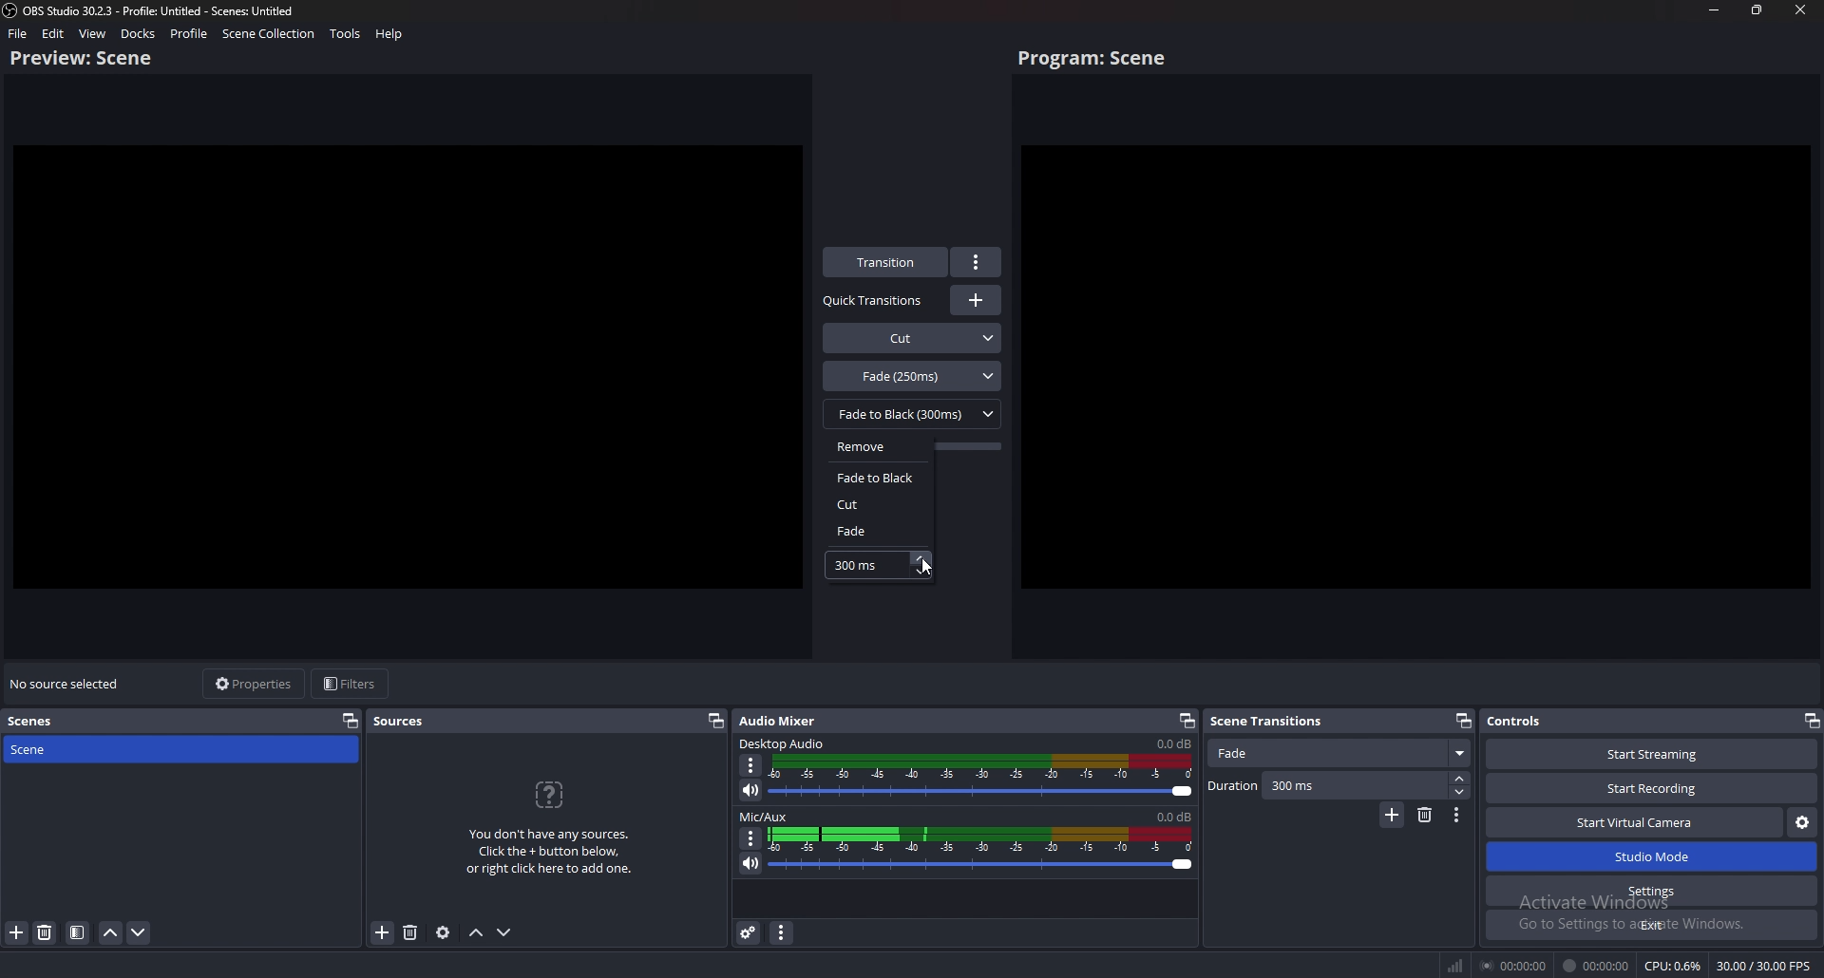  I want to click on Duration, so click(1339, 786).